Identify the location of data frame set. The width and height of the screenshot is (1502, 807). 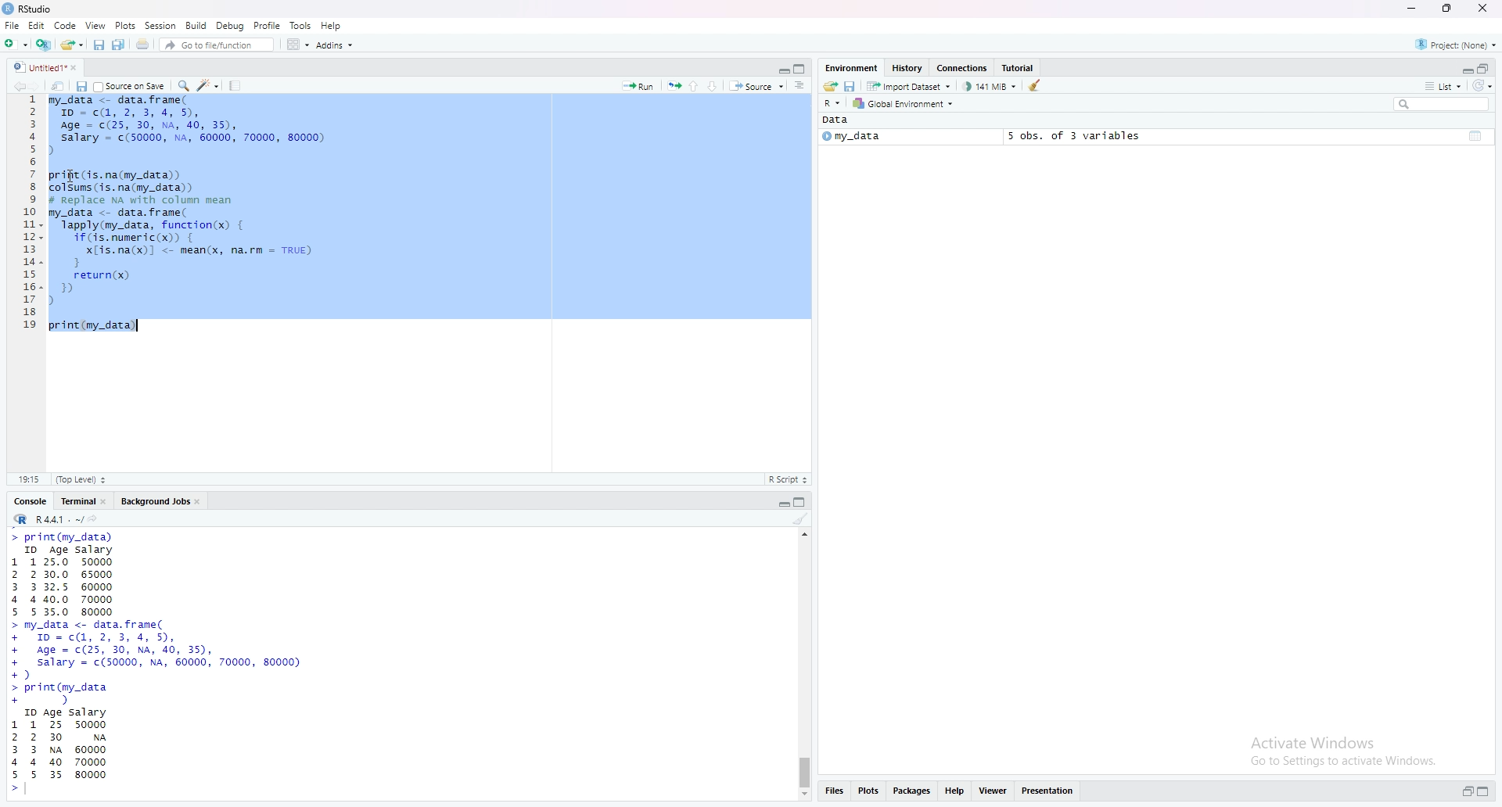
(160, 663).